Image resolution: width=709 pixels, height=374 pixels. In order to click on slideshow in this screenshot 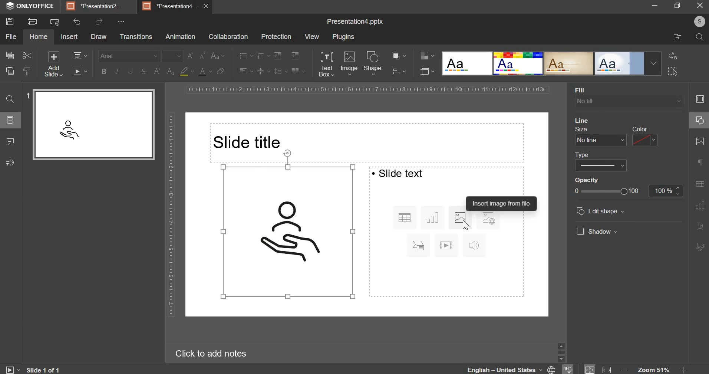, I will do `click(82, 73)`.